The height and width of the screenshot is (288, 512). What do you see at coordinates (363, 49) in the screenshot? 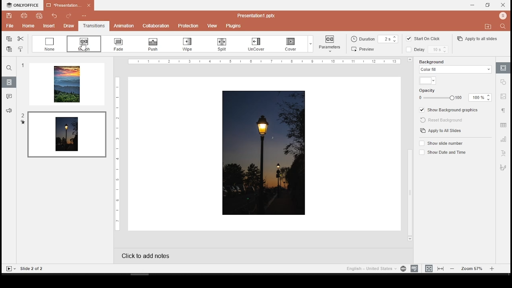
I see `align shapes` at bounding box center [363, 49].